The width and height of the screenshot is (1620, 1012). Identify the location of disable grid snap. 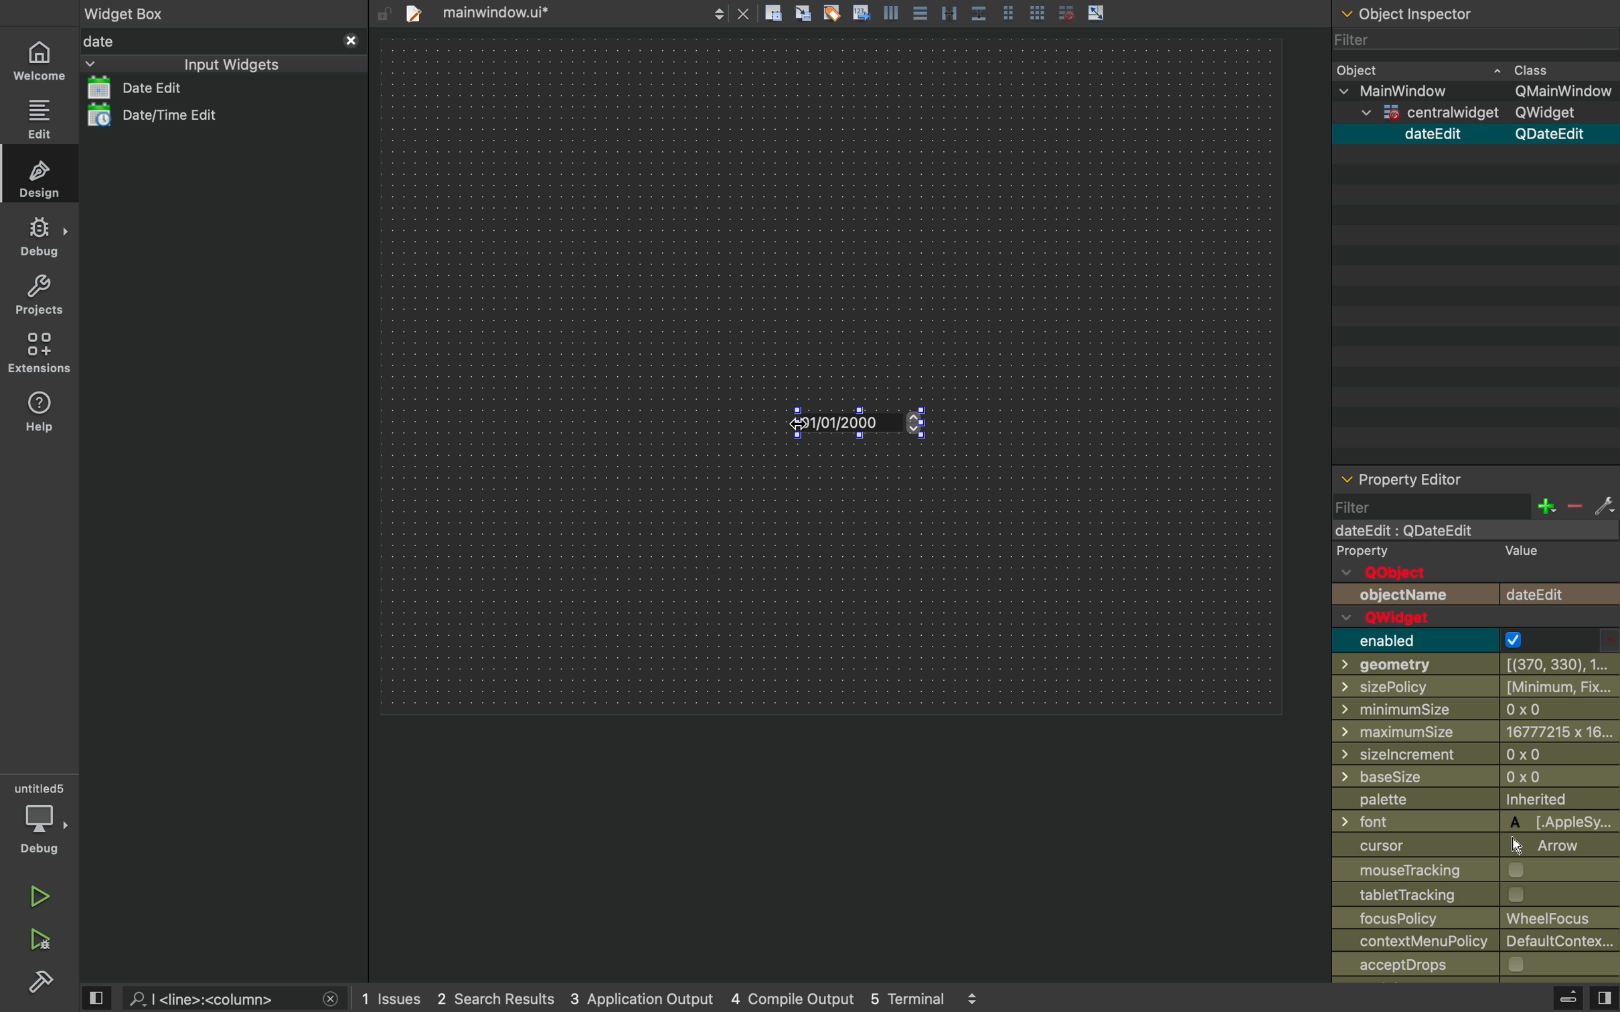
(1068, 12).